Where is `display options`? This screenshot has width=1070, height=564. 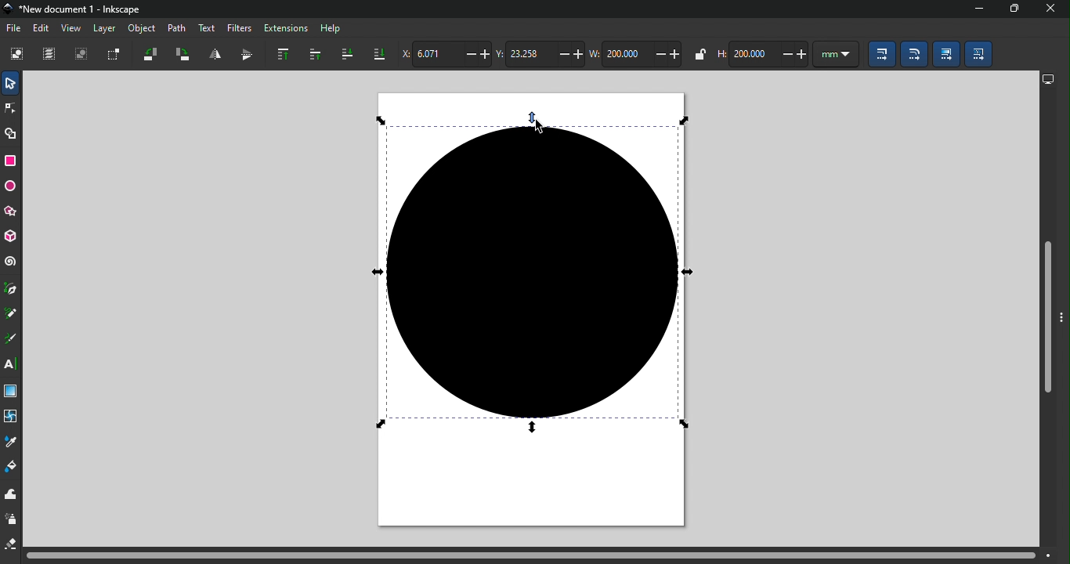 display options is located at coordinates (1047, 77).